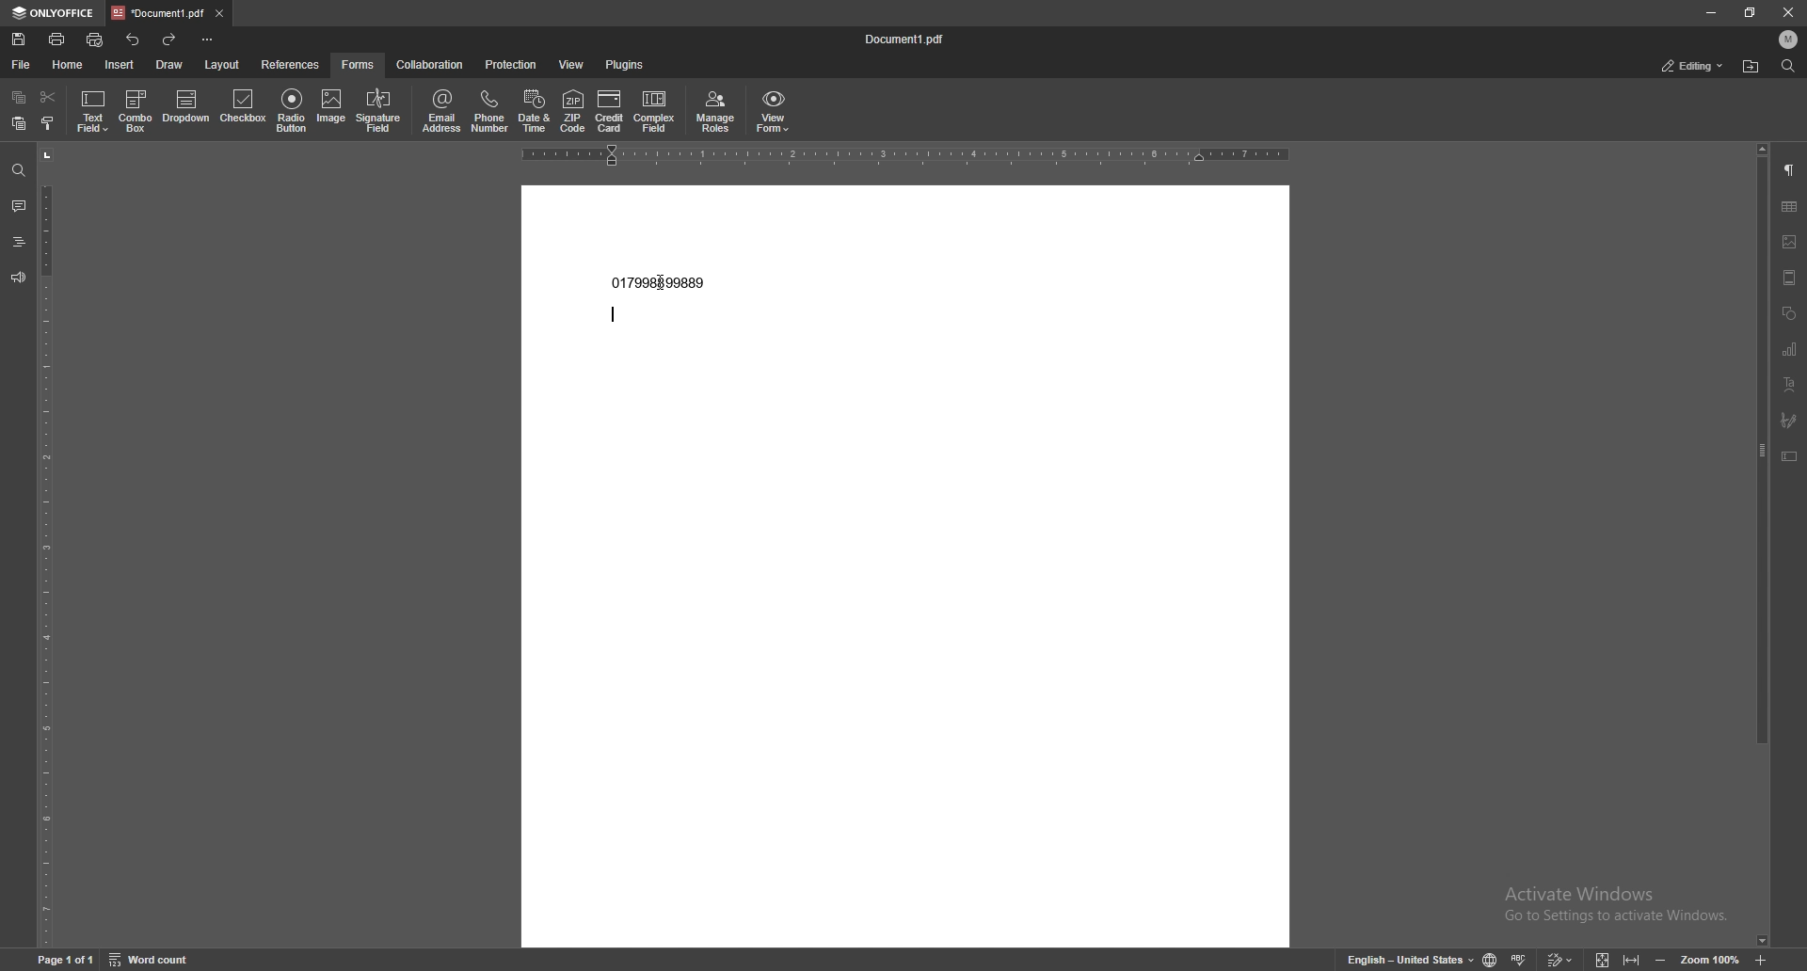  What do you see at coordinates (654, 111) in the screenshot?
I see `complex` at bounding box center [654, 111].